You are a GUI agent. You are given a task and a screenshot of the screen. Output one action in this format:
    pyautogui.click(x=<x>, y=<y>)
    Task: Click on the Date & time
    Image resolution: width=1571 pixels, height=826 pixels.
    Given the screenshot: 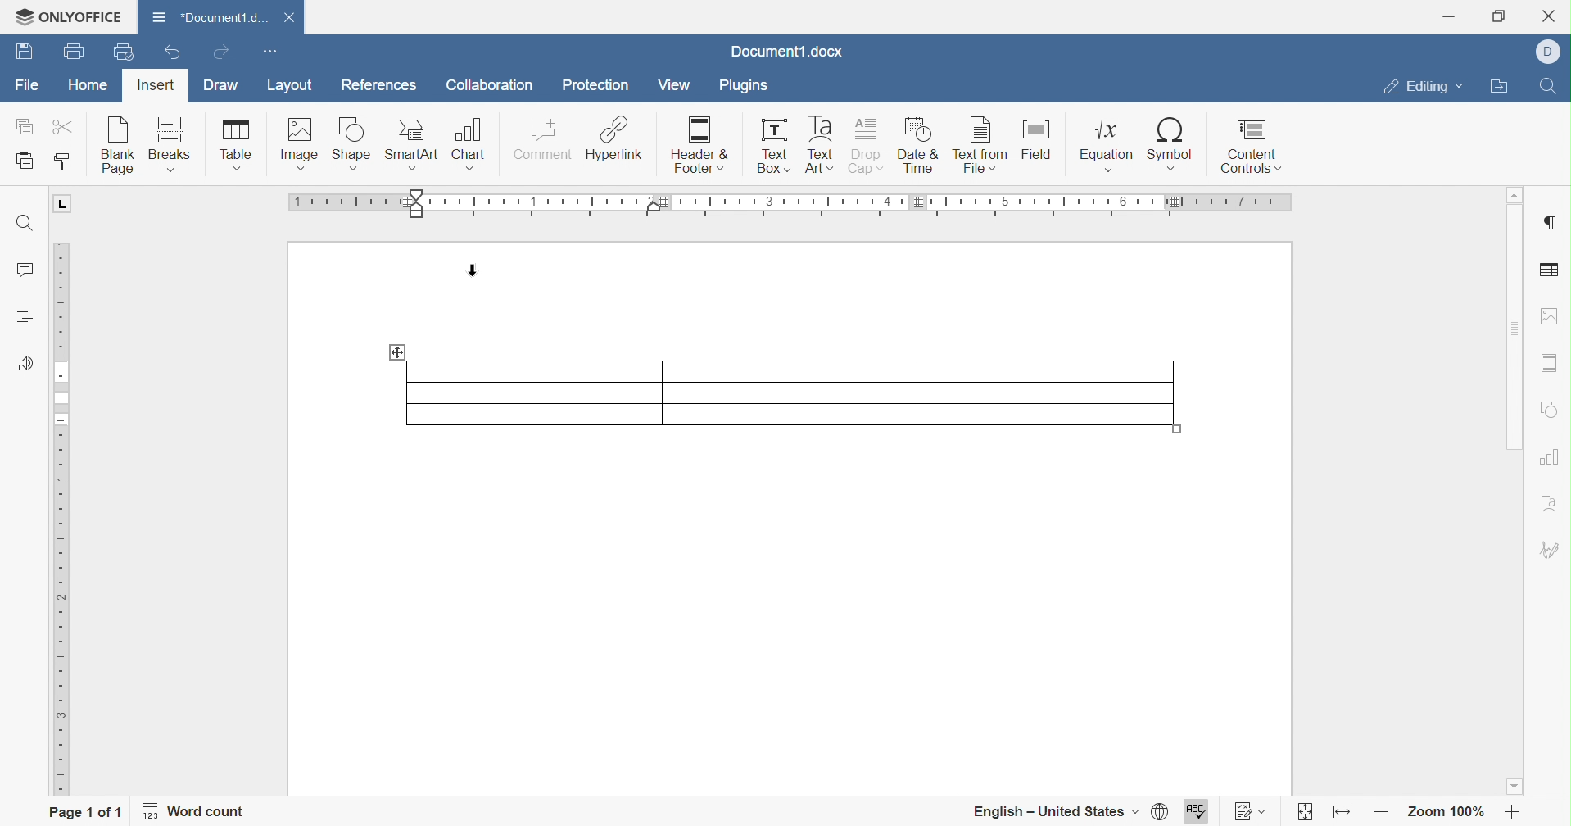 What is the action you would take?
    pyautogui.click(x=920, y=147)
    